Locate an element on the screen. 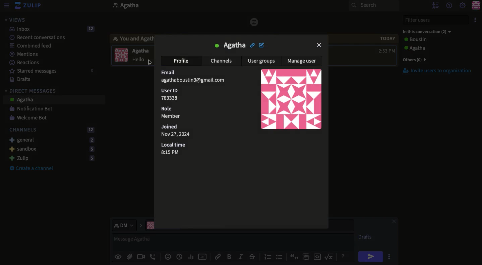  Channels is located at coordinates (223, 61).